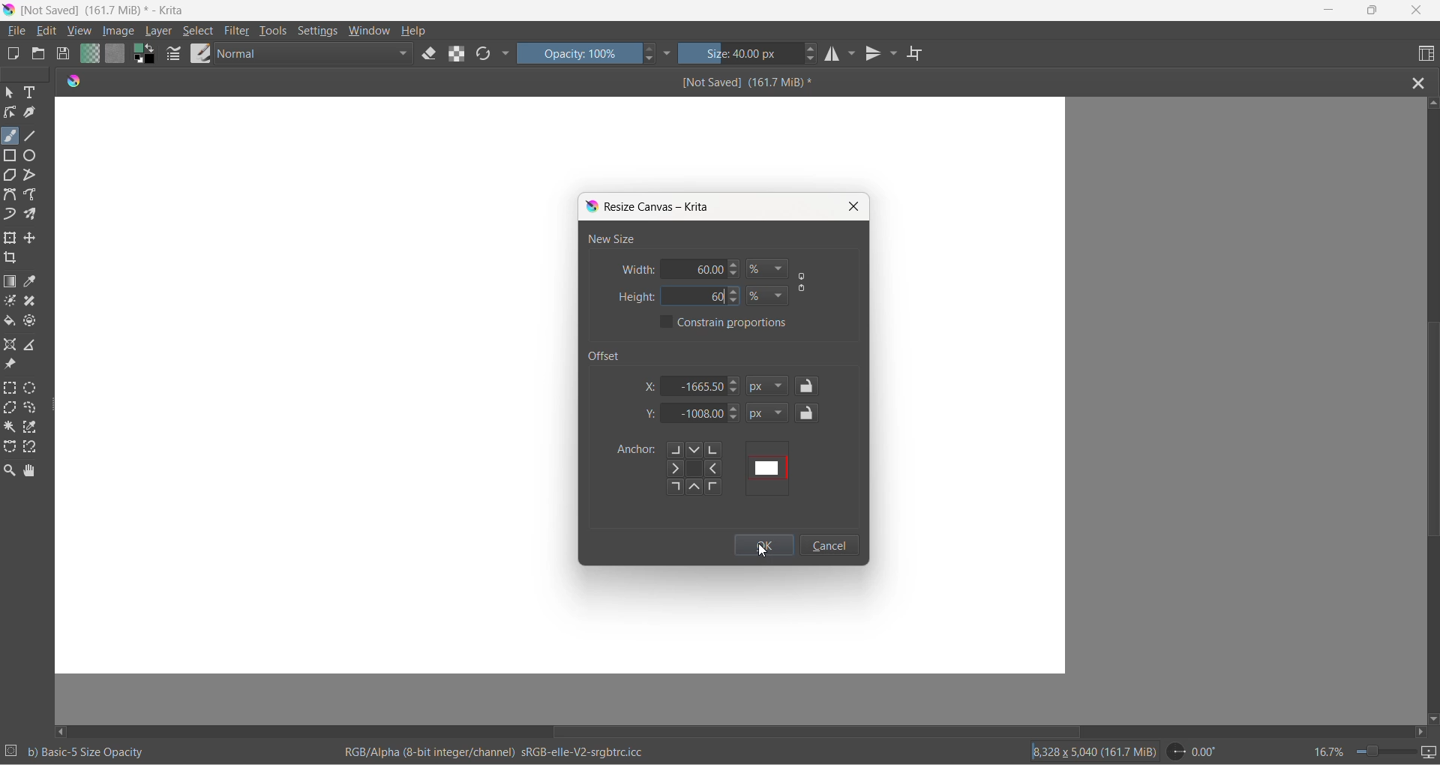 This screenshot has width=1440, height=765. What do you see at coordinates (10, 112) in the screenshot?
I see `edit shape tool` at bounding box center [10, 112].